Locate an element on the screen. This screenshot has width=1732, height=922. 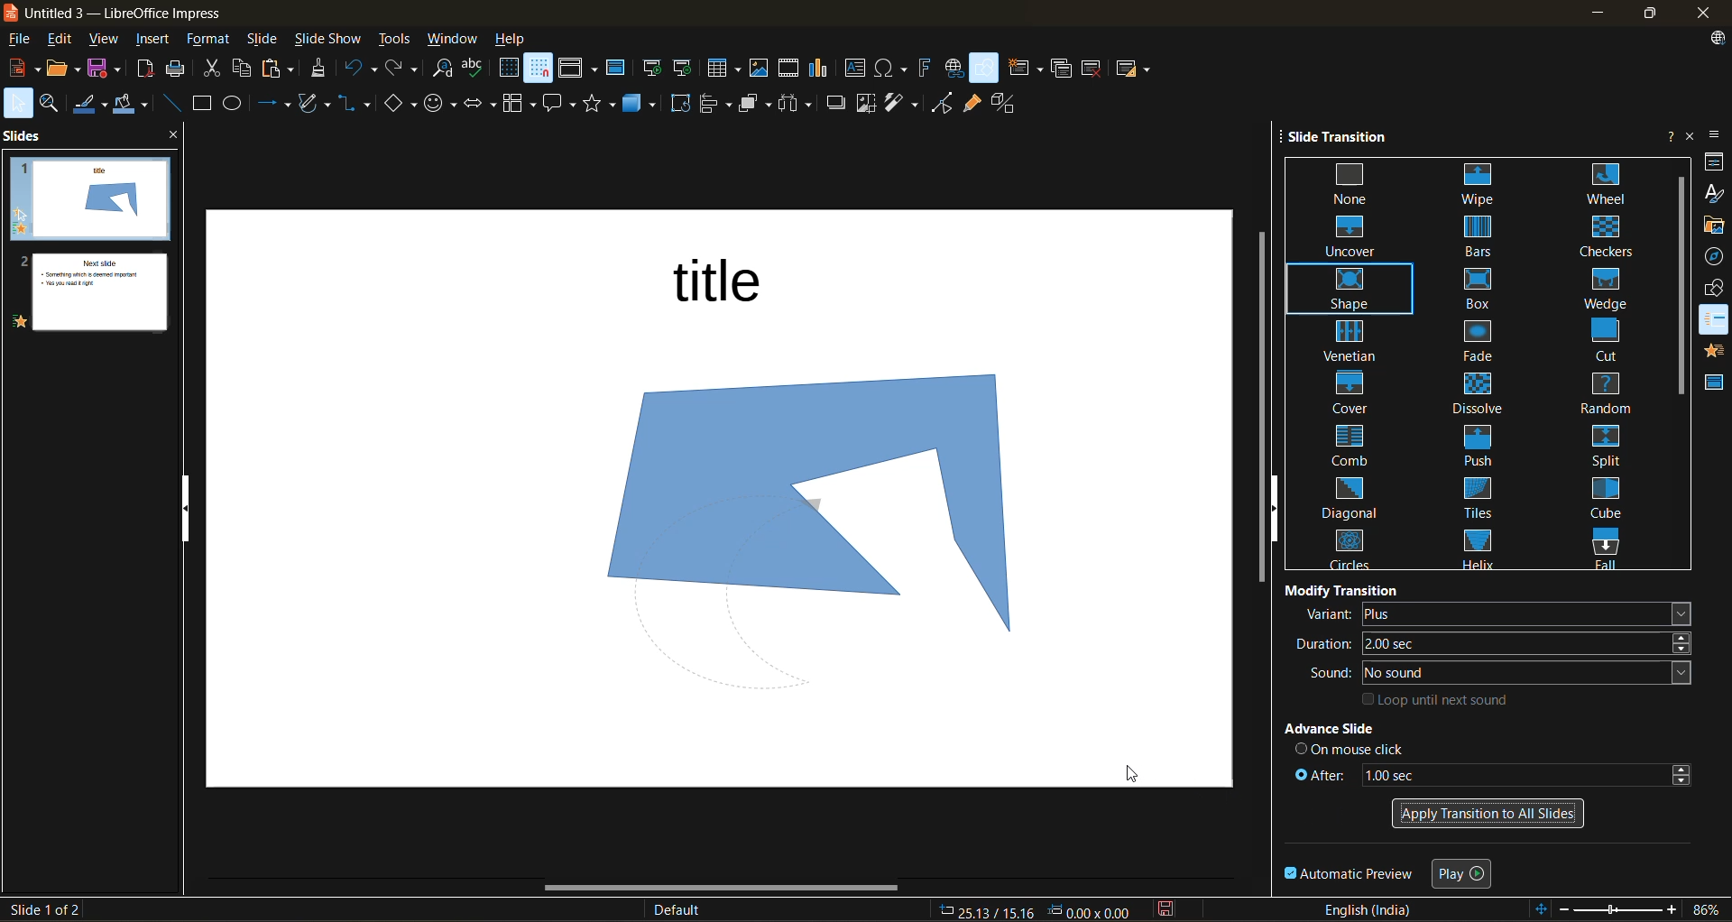
sound is located at coordinates (1504, 673).